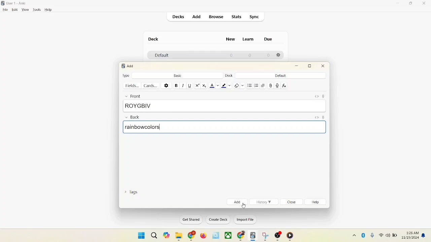 The height and width of the screenshot is (242, 431). What do you see at coordinates (236, 202) in the screenshot?
I see `add` at bounding box center [236, 202].